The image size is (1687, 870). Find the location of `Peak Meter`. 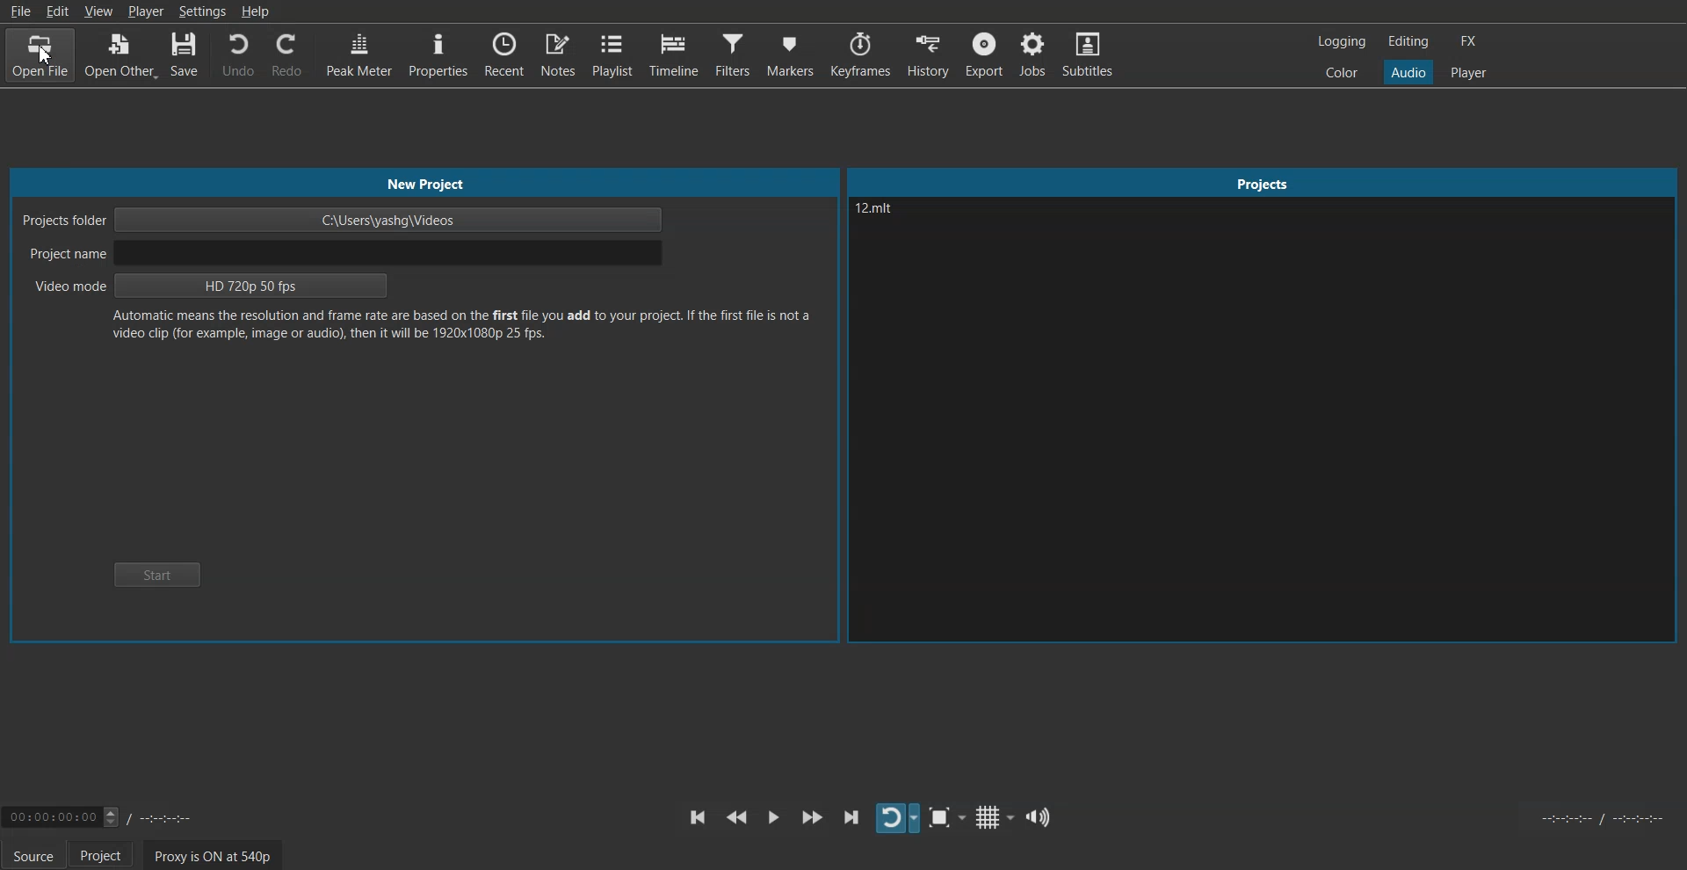

Peak Meter is located at coordinates (358, 54).